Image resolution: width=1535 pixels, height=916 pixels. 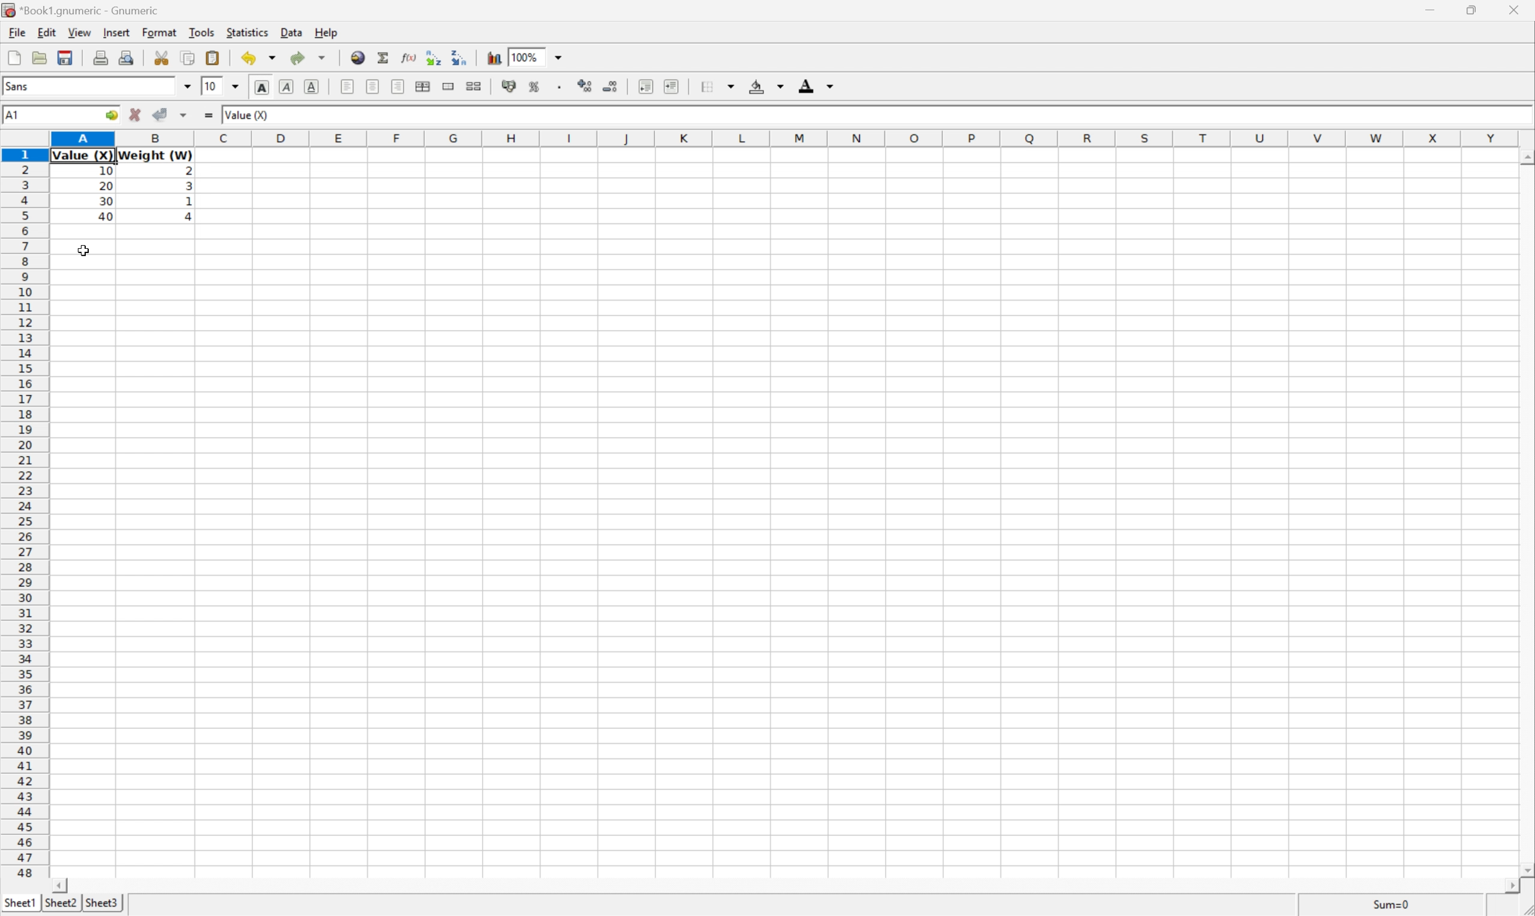 What do you see at coordinates (1525, 868) in the screenshot?
I see `Scroll Down` at bounding box center [1525, 868].